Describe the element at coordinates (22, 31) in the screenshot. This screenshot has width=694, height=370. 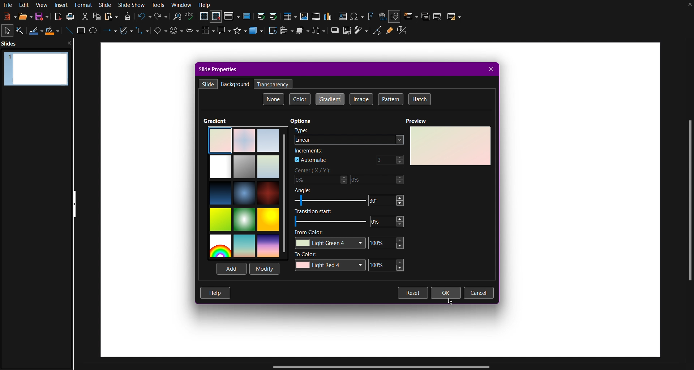
I see `Zoom and Pan` at that location.